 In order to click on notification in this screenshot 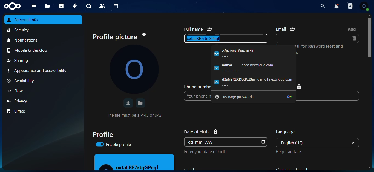, I will do `click(337, 6)`.